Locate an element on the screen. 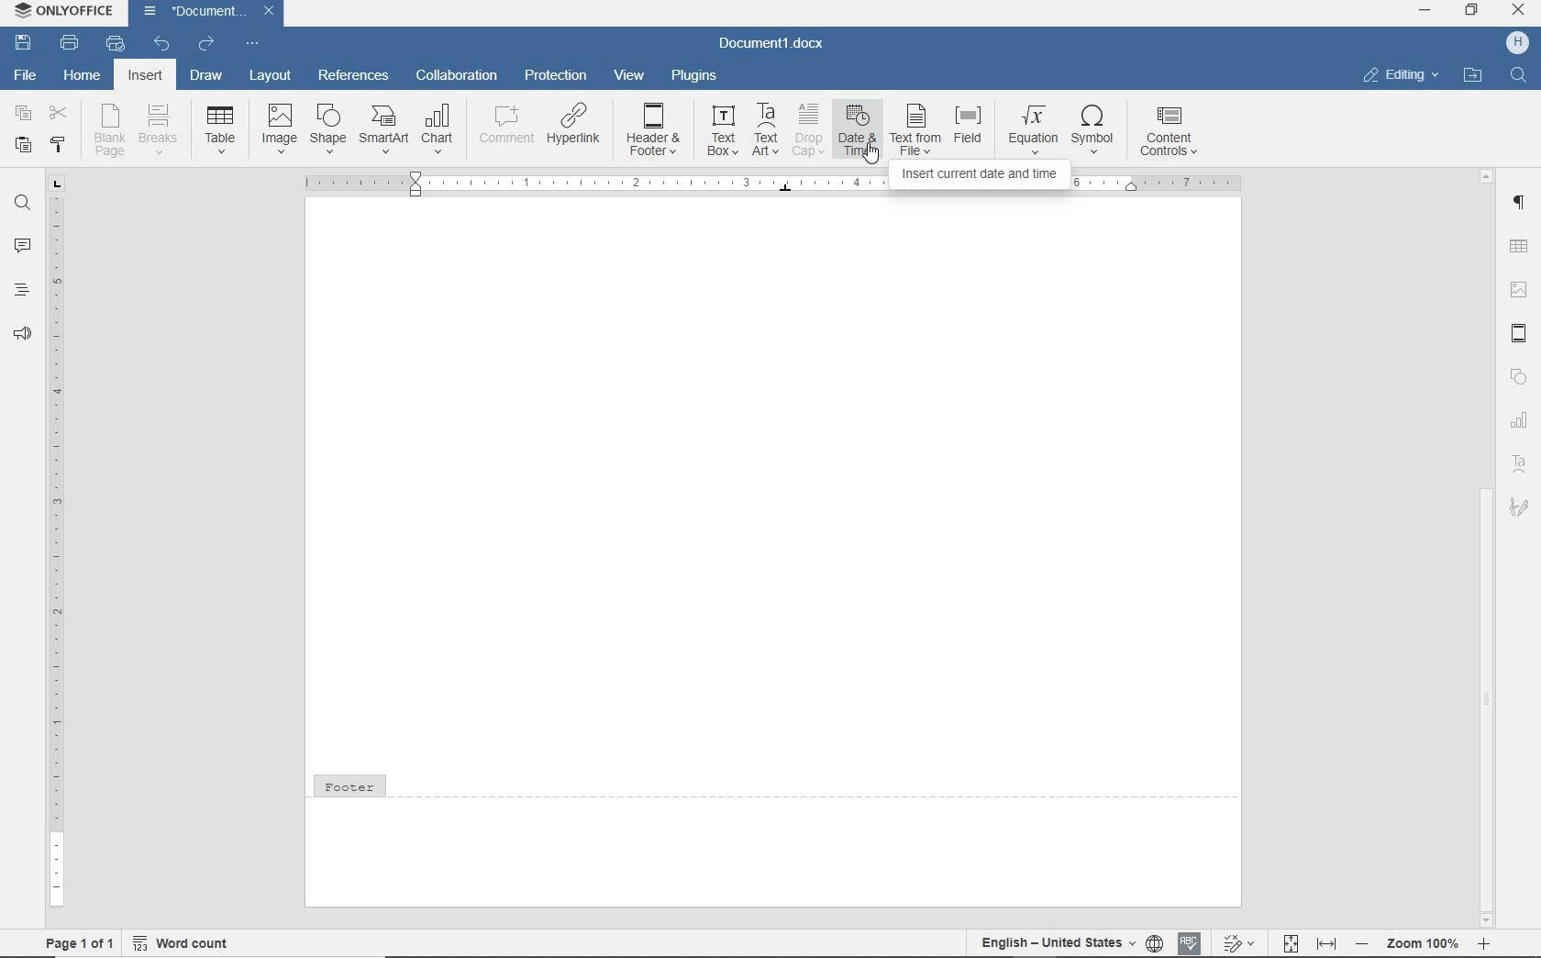  draw is located at coordinates (205, 77).